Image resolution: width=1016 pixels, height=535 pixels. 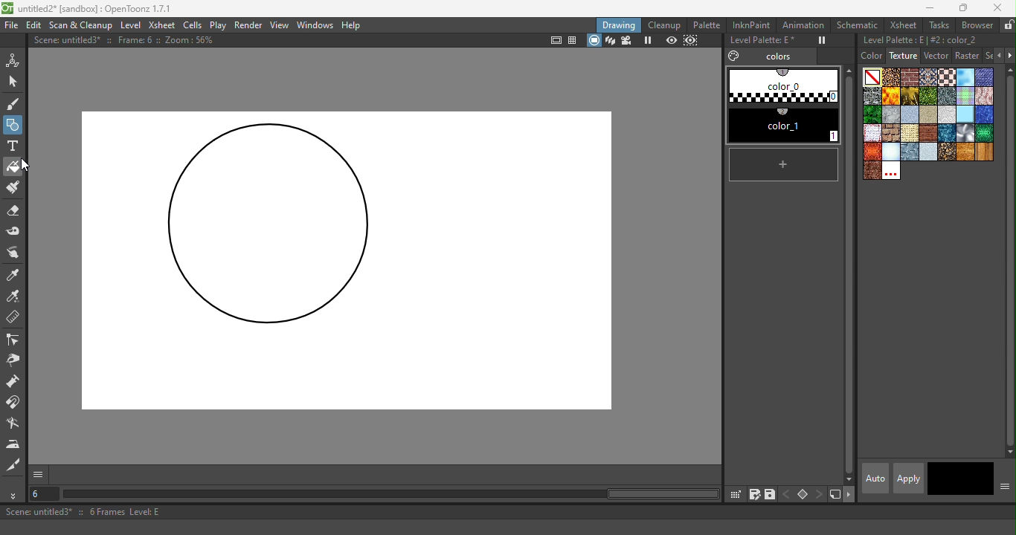 I want to click on marble.bmp, so click(x=891, y=114).